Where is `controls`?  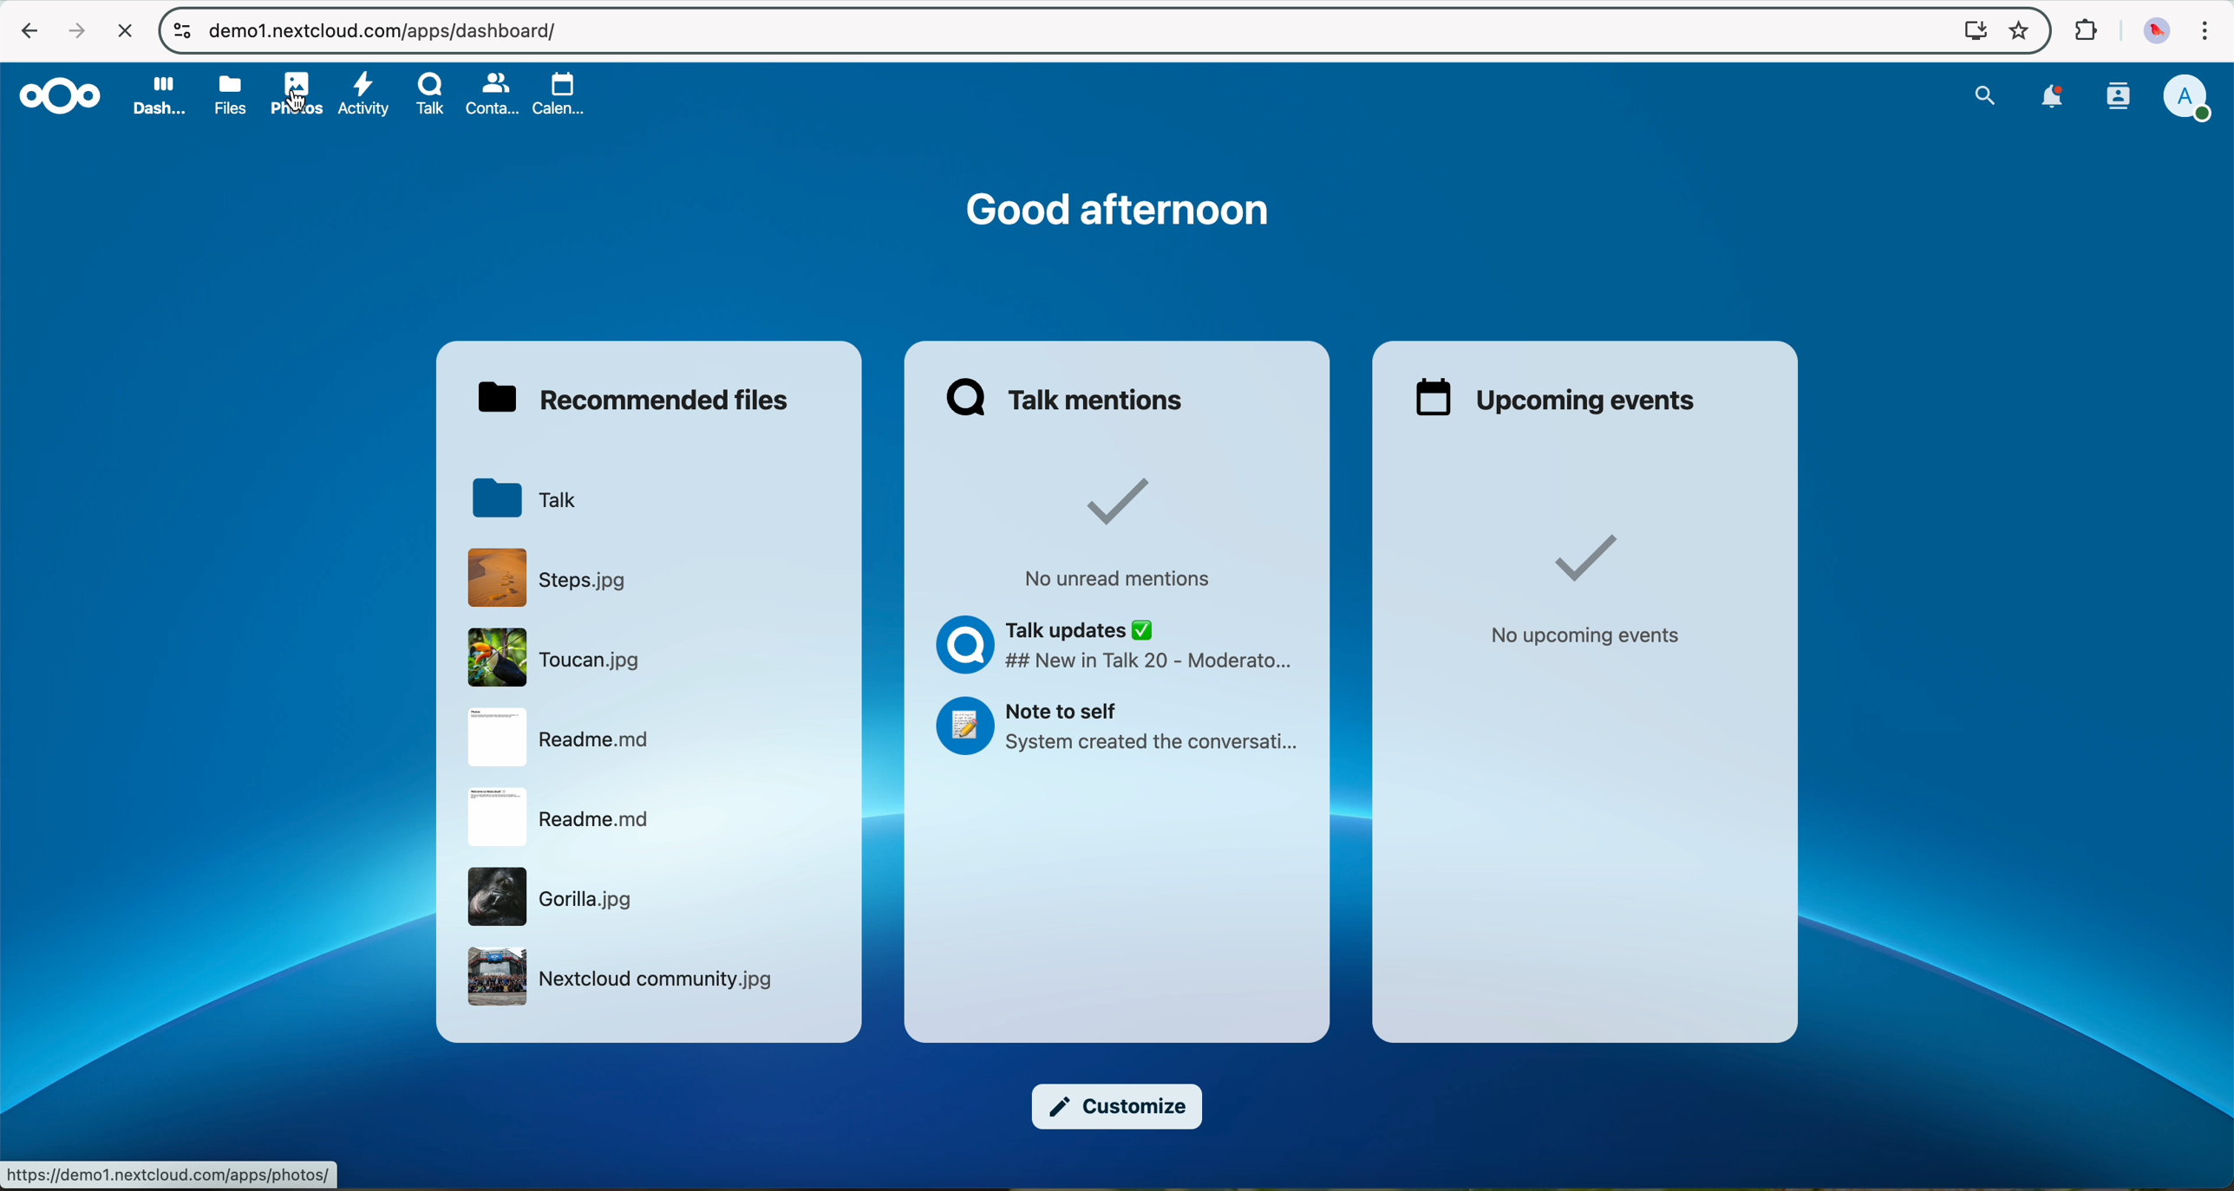 controls is located at coordinates (181, 29).